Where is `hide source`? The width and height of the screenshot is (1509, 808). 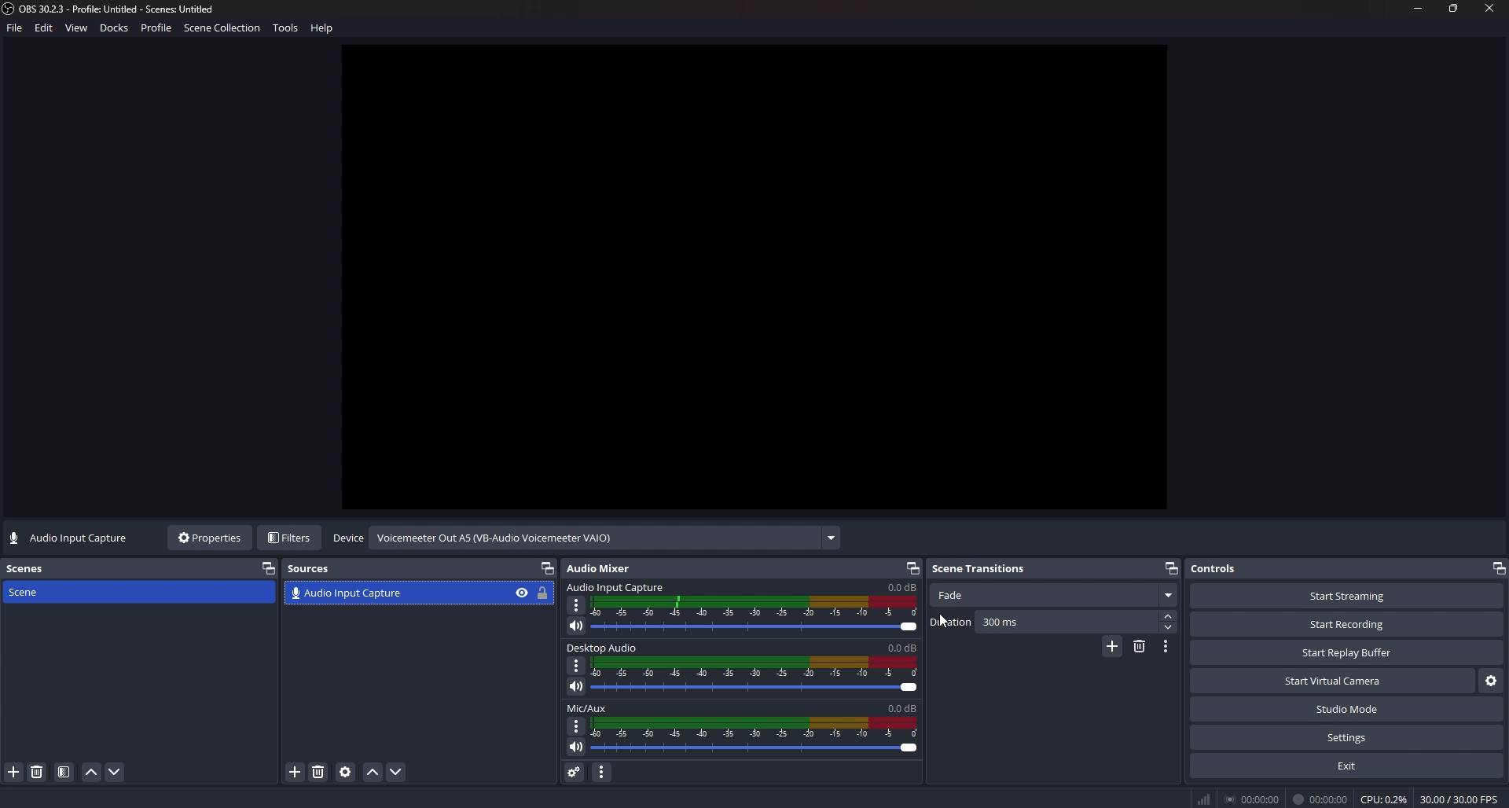 hide source is located at coordinates (522, 593).